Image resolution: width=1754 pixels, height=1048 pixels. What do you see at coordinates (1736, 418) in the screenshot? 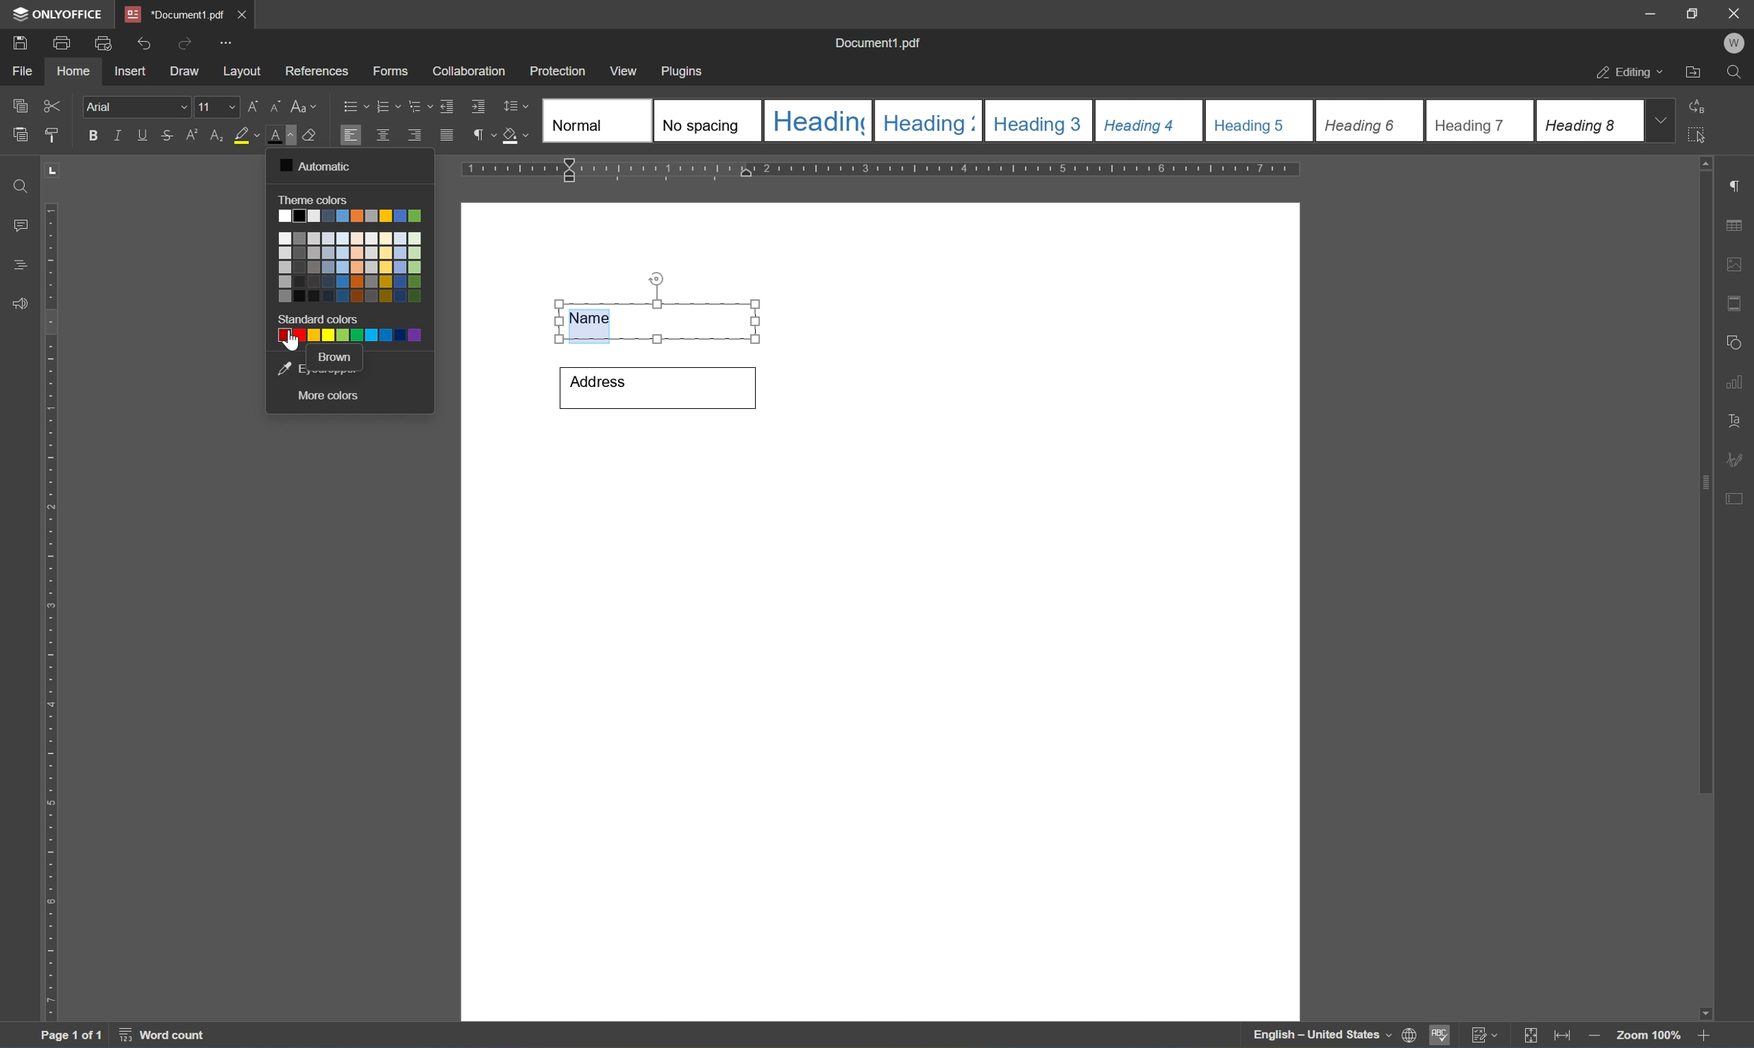
I see `text art settings` at bounding box center [1736, 418].